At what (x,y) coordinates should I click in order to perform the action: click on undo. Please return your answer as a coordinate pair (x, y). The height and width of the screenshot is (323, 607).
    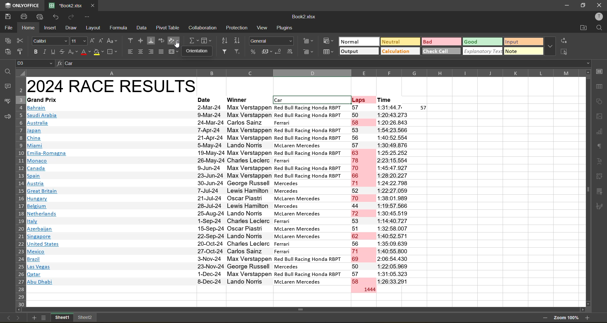
    Looking at the image, I should click on (57, 16).